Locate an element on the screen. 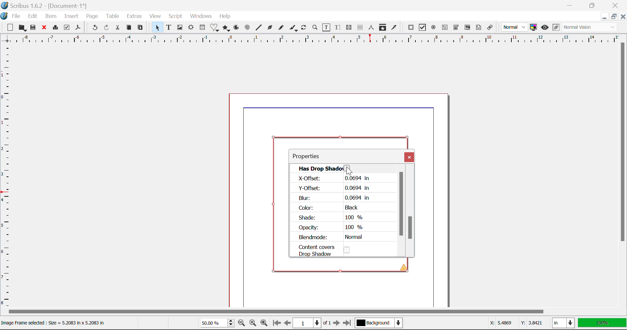 This screenshot has width=627, height=330. Minimize is located at coordinates (593, 5).